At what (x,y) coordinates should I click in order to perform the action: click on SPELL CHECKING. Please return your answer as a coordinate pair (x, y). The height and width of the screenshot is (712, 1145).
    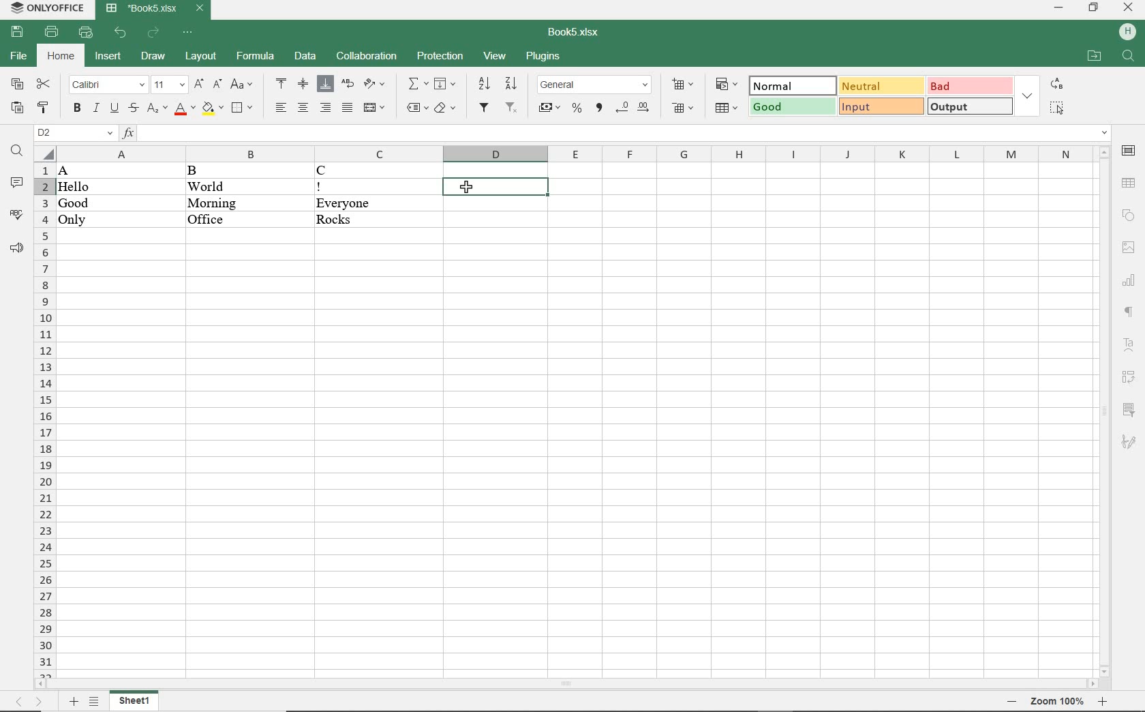
    Looking at the image, I should click on (16, 213).